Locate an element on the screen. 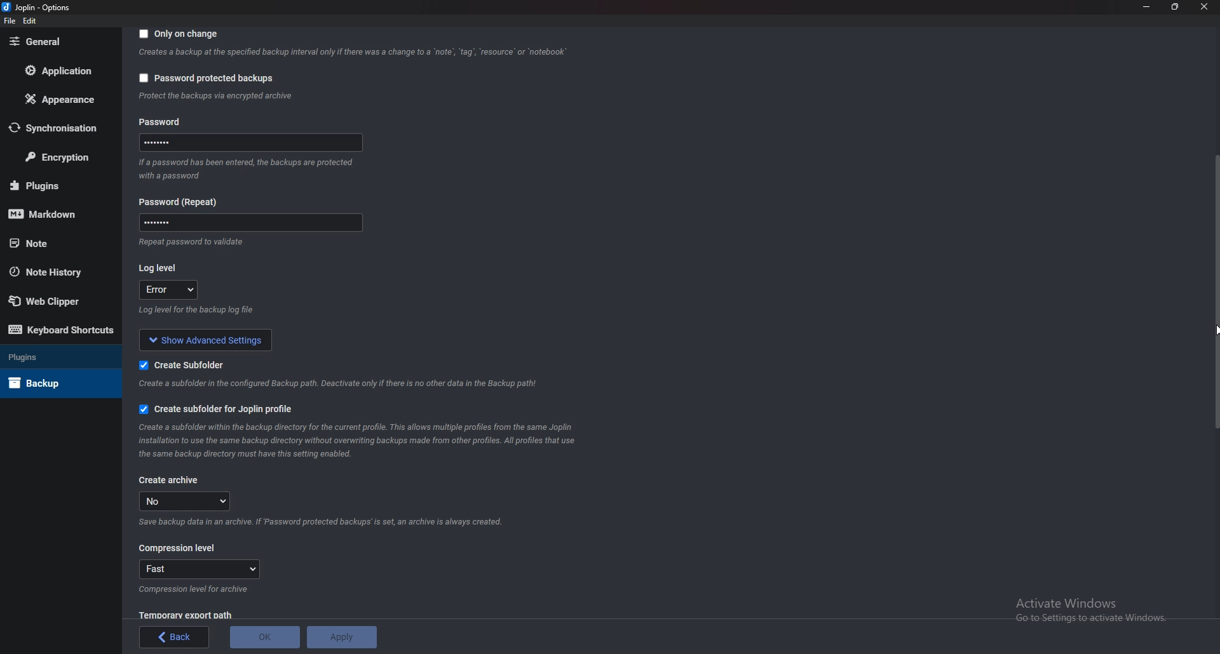 Image resolution: width=1220 pixels, height=654 pixels. Info is located at coordinates (250, 168).